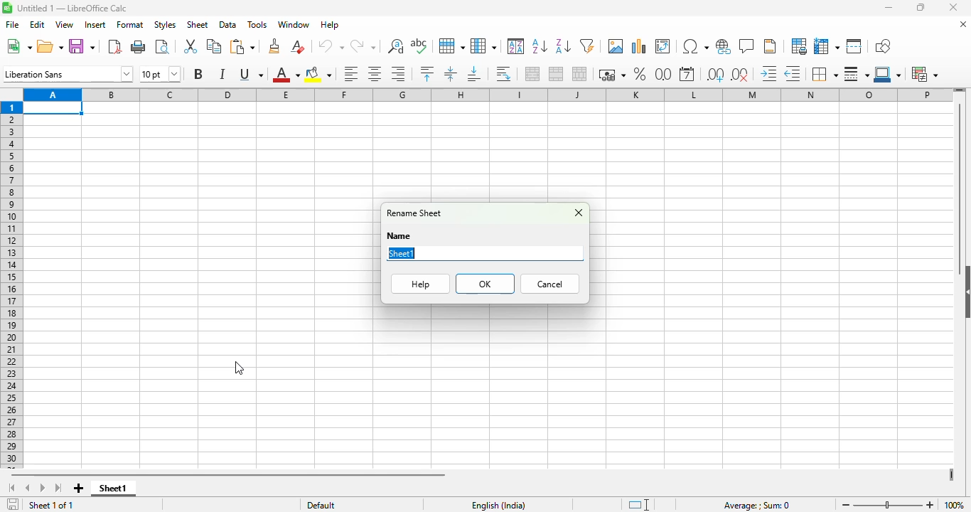  I want to click on cancel, so click(550, 284).